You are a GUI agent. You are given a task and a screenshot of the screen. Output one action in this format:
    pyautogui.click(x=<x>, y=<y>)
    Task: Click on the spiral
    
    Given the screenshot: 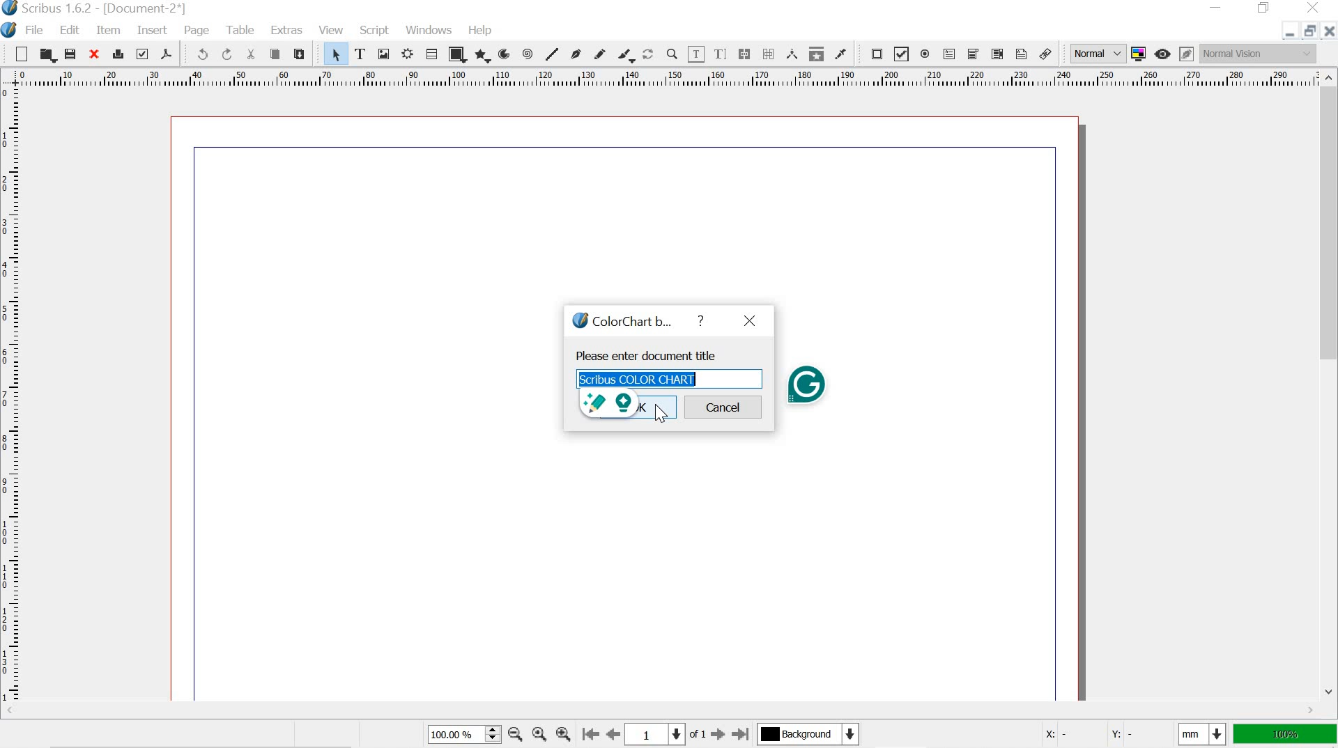 What is the action you would take?
    pyautogui.click(x=527, y=54)
    